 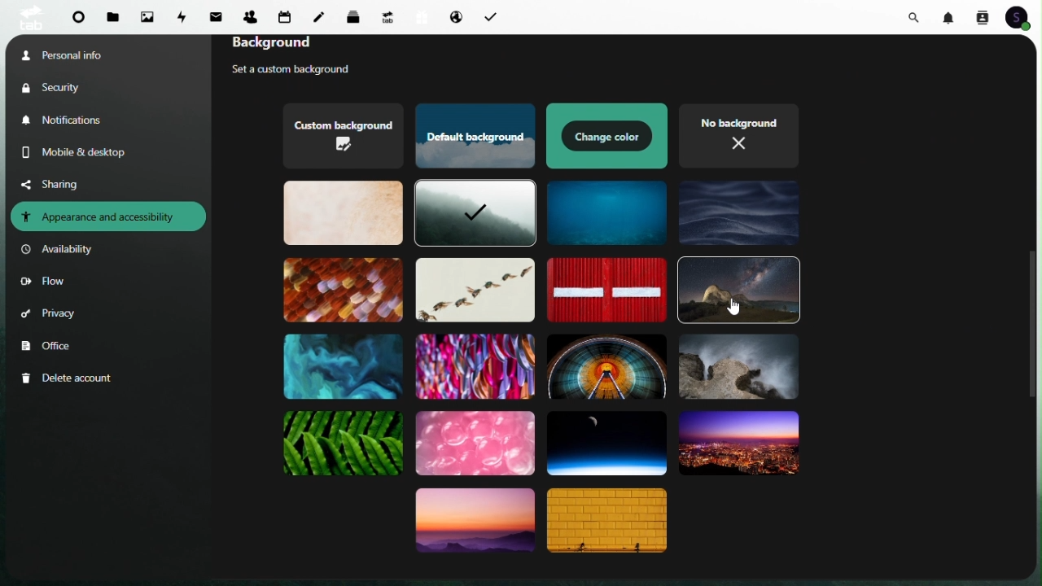 What do you see at coordinates (454, 18) in the screenshot?
I see `email hosting` at bounding box center [454, 18].